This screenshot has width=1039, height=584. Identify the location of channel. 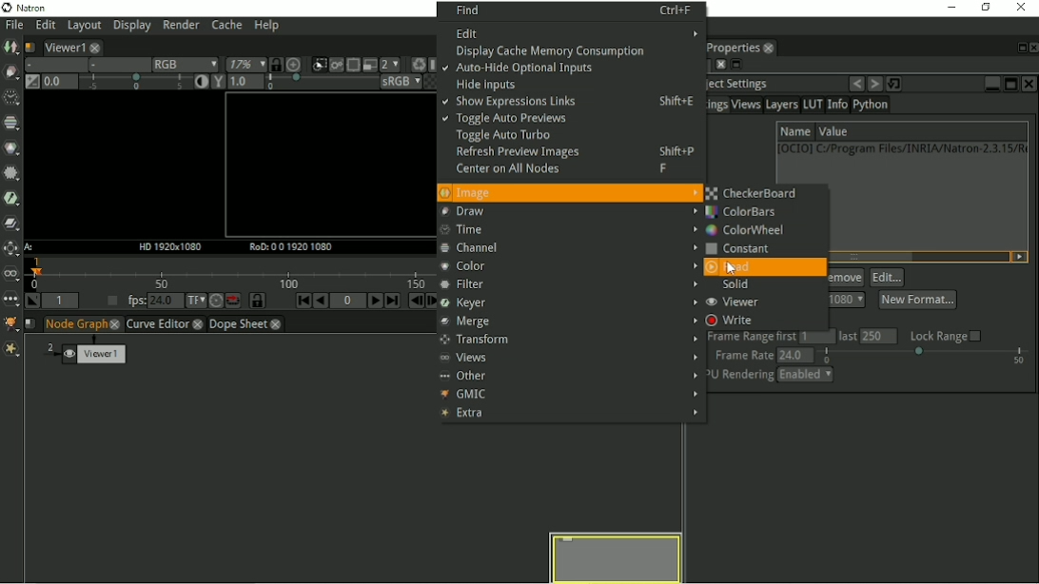
(566, 248).